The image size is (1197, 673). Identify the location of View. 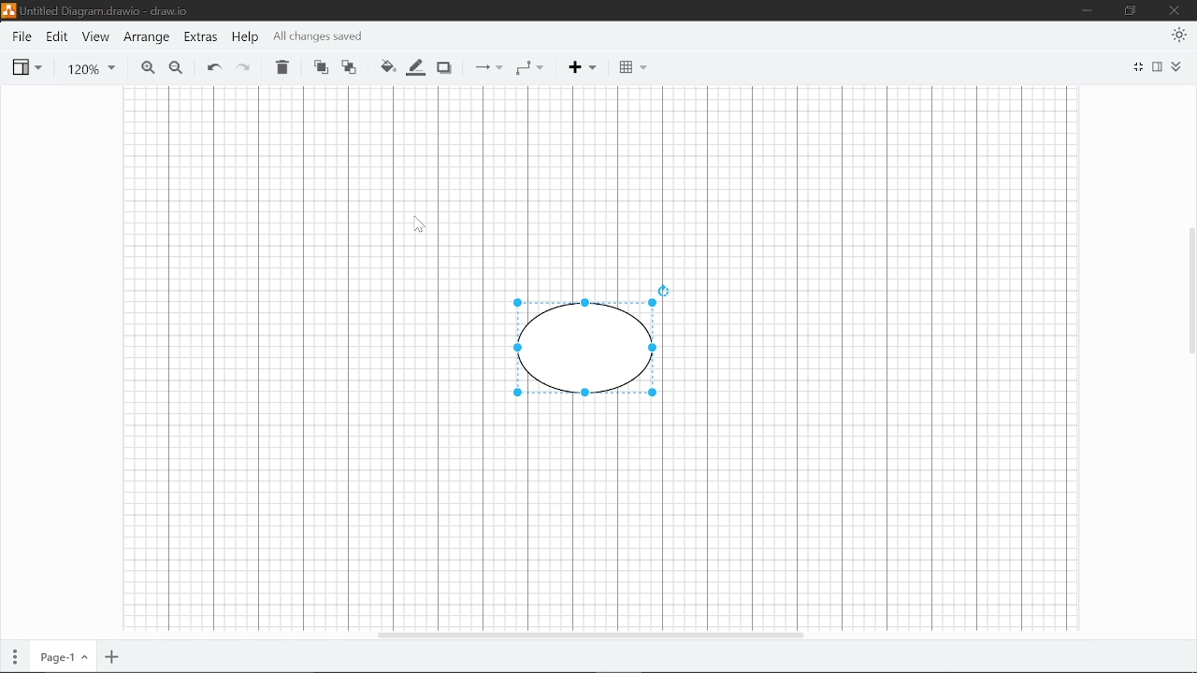
(95, 37).